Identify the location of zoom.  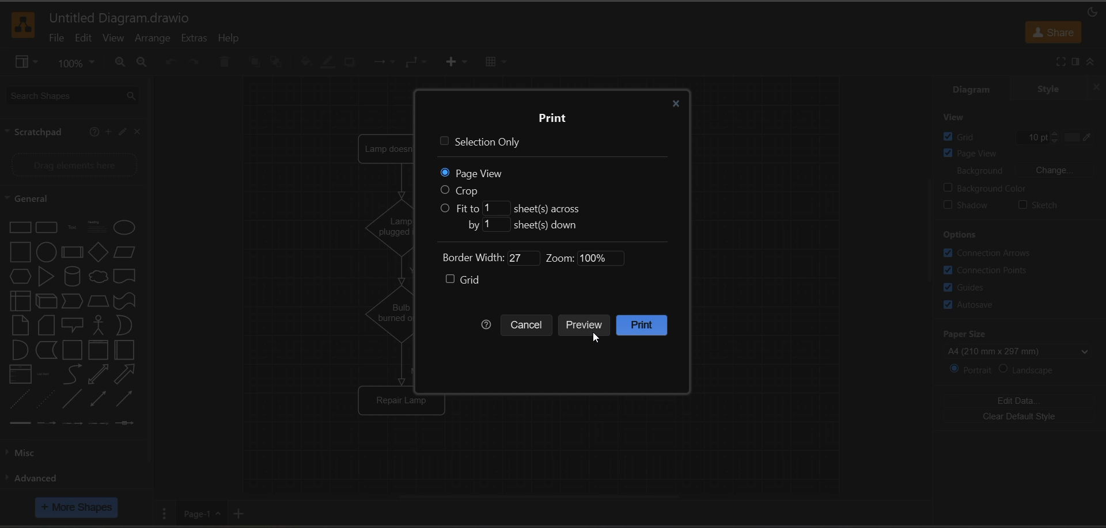
(79, 63).